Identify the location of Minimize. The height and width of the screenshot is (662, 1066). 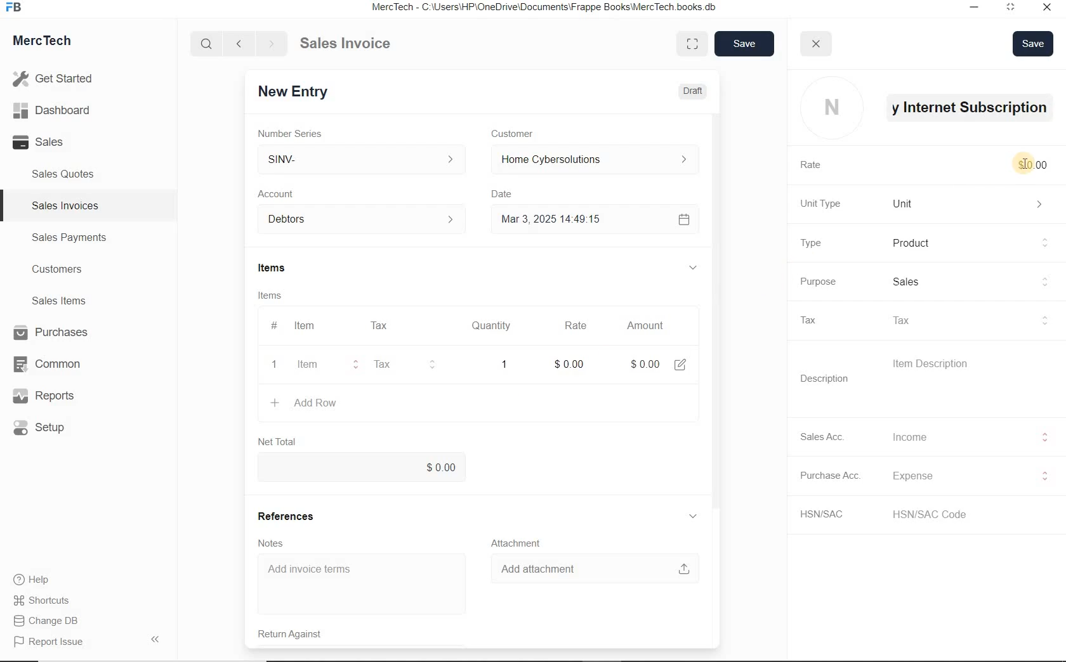
(974, 9).